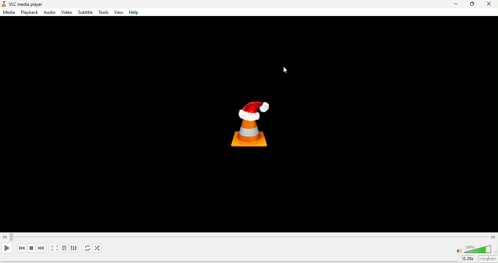  I want to click on volume, so click(473, 249).